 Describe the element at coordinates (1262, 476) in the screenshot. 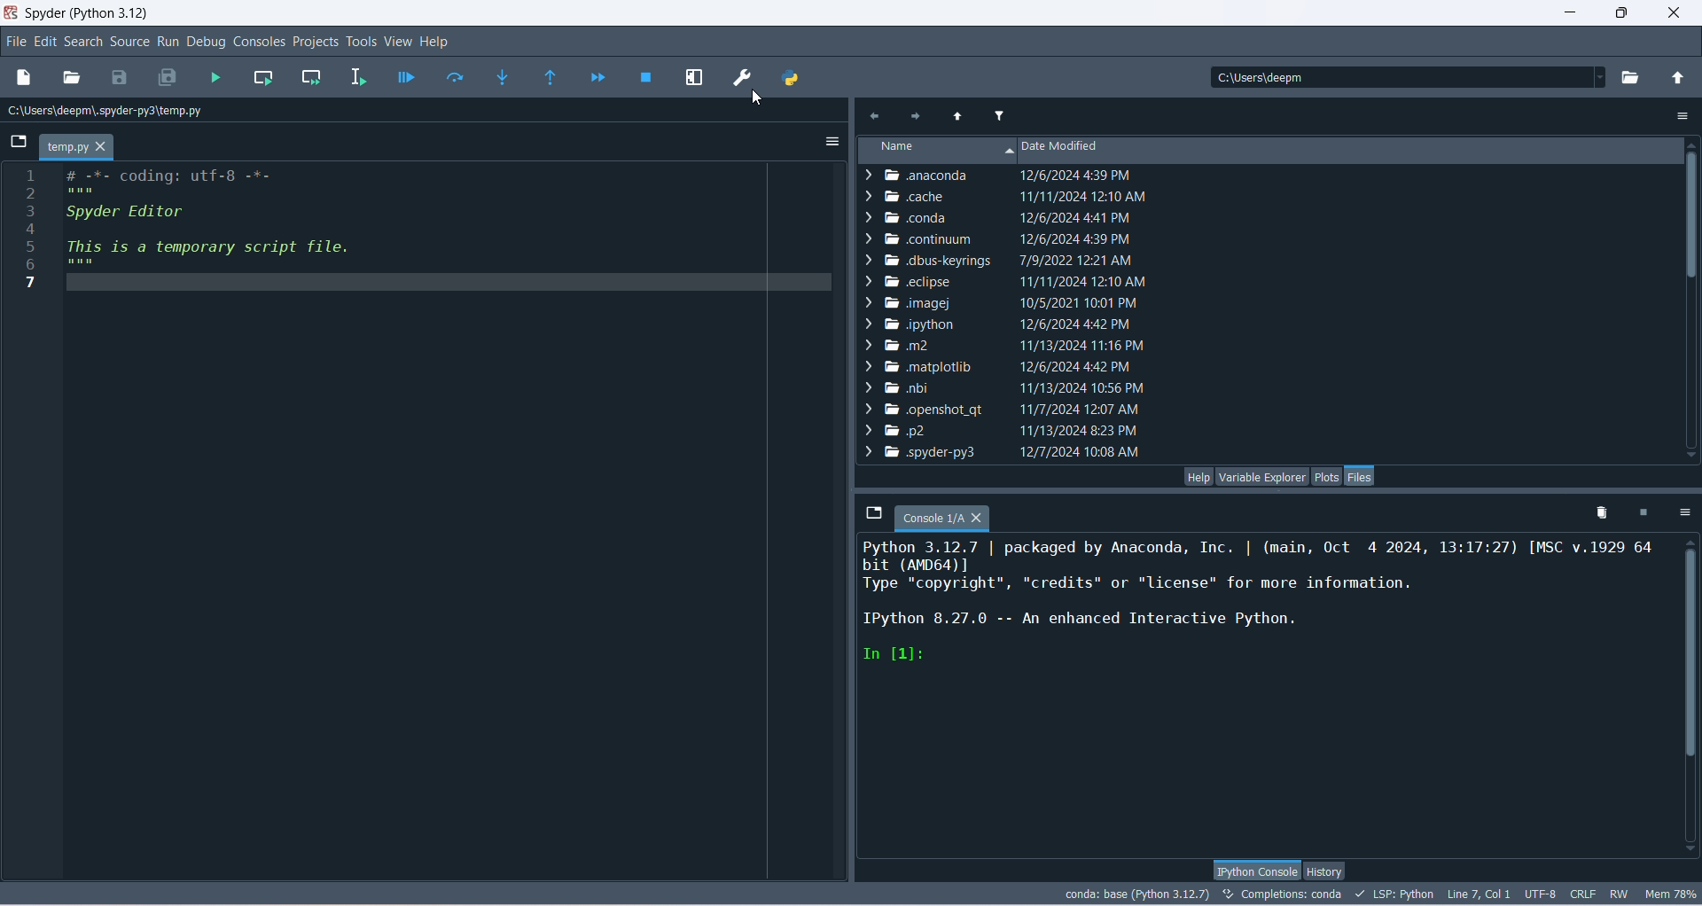

I see `variable explorer` at that location.